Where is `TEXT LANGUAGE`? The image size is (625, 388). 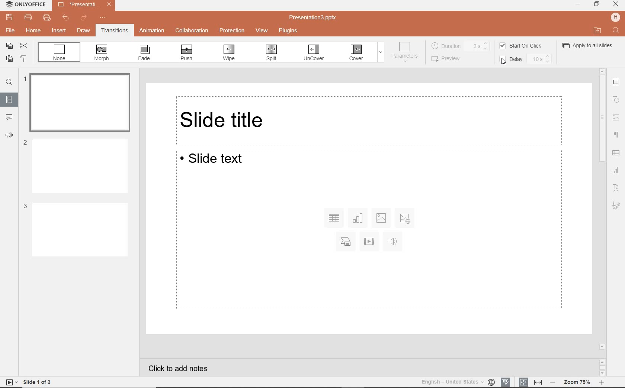 TEXT LANGUAGE is located at coordinates (457, 382).